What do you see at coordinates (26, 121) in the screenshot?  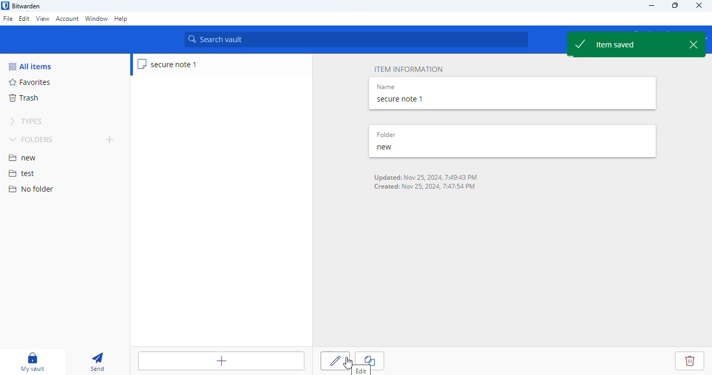 I see `types` at bounding box center [26, 121].